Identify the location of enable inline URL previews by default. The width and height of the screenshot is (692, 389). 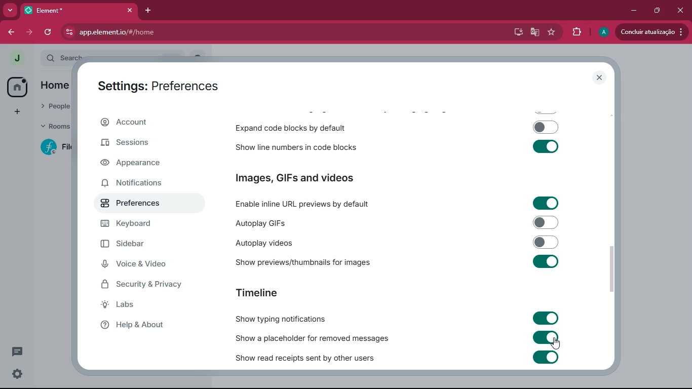
(318, 204).